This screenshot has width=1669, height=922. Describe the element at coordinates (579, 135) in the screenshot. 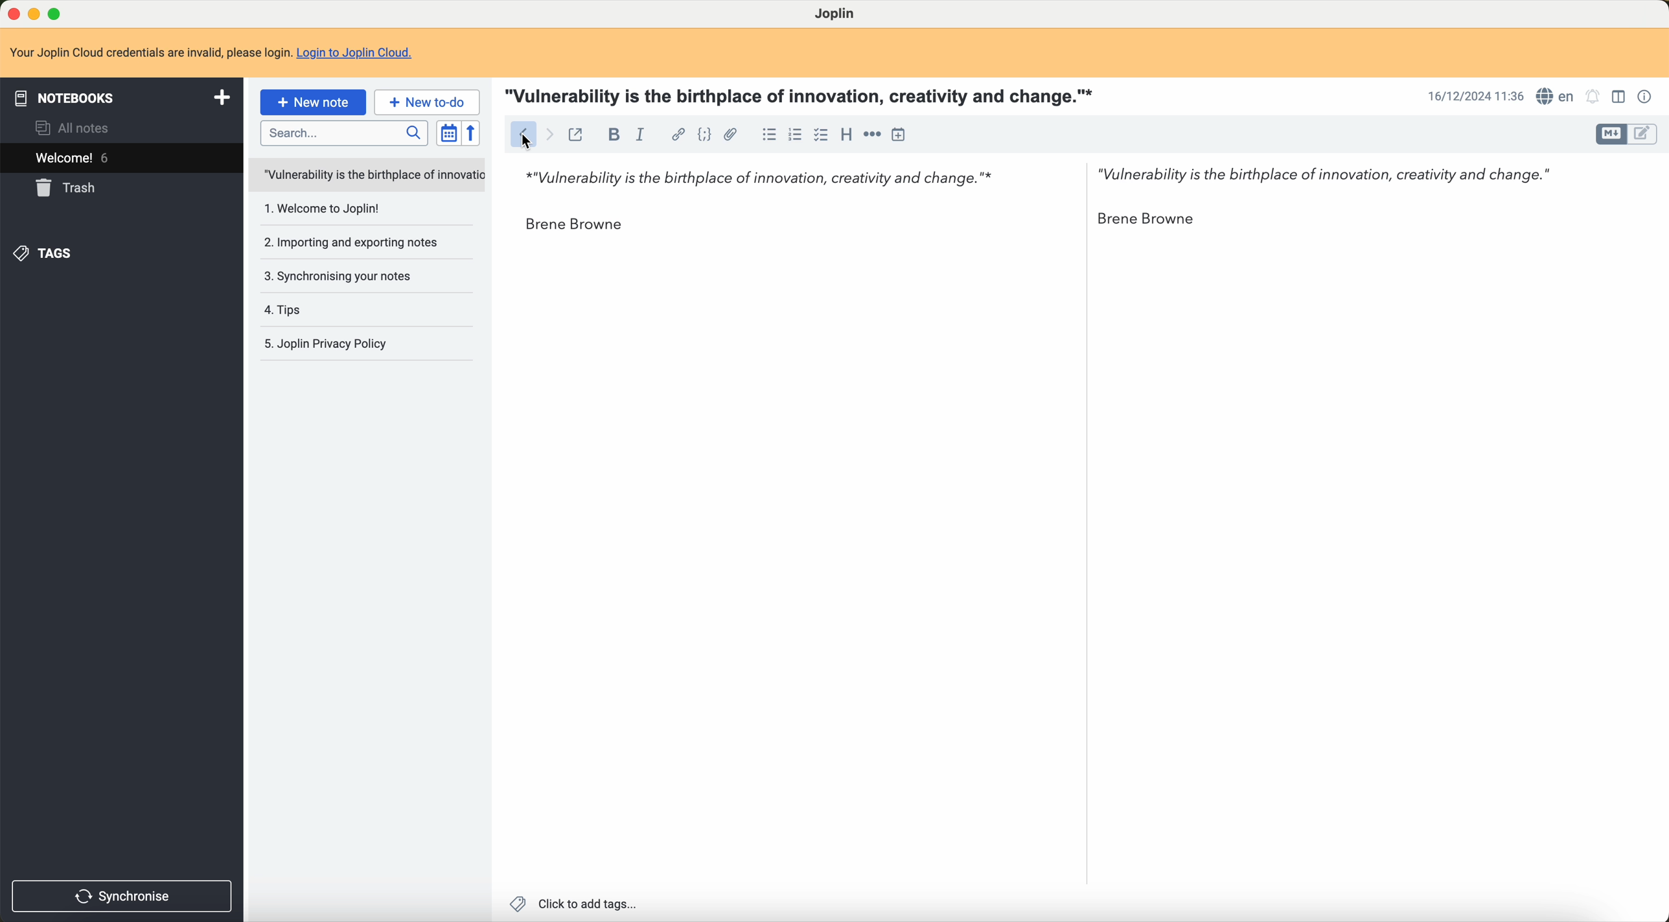

I see `toggle external editing` at that location.